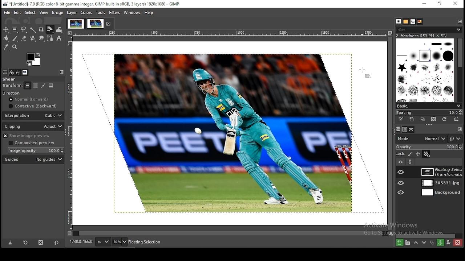  I want to click on delete layer, so click(458, 243).